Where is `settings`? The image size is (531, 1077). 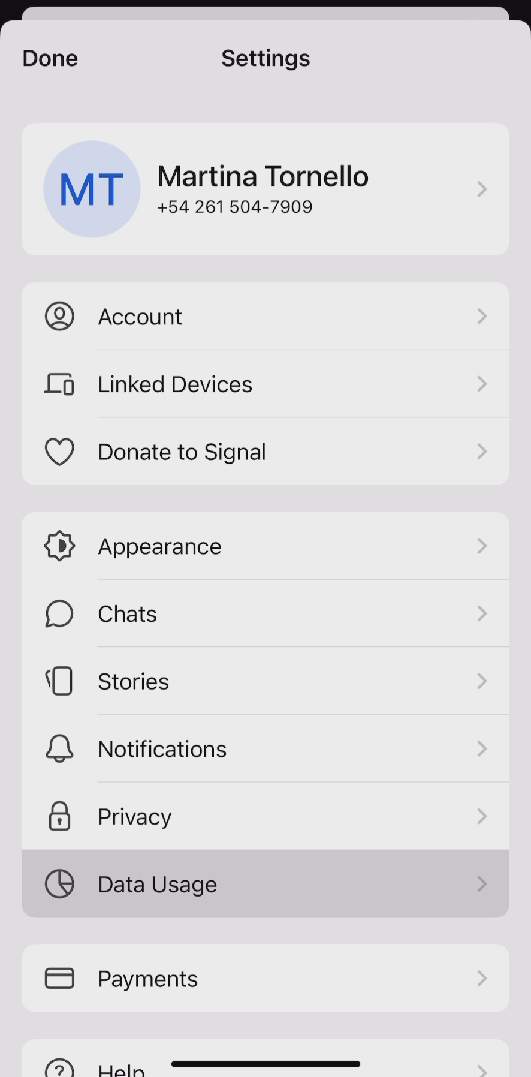
settings is located at coordinates (268, 55).